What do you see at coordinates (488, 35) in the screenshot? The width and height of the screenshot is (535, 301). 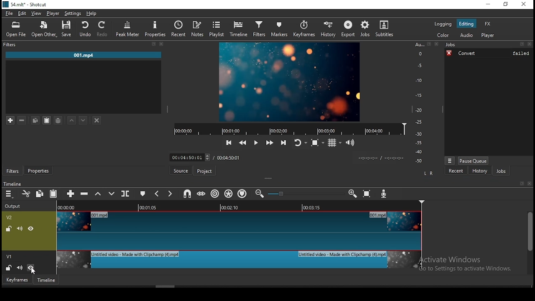 I see `player` at bounding box center [488, 35].